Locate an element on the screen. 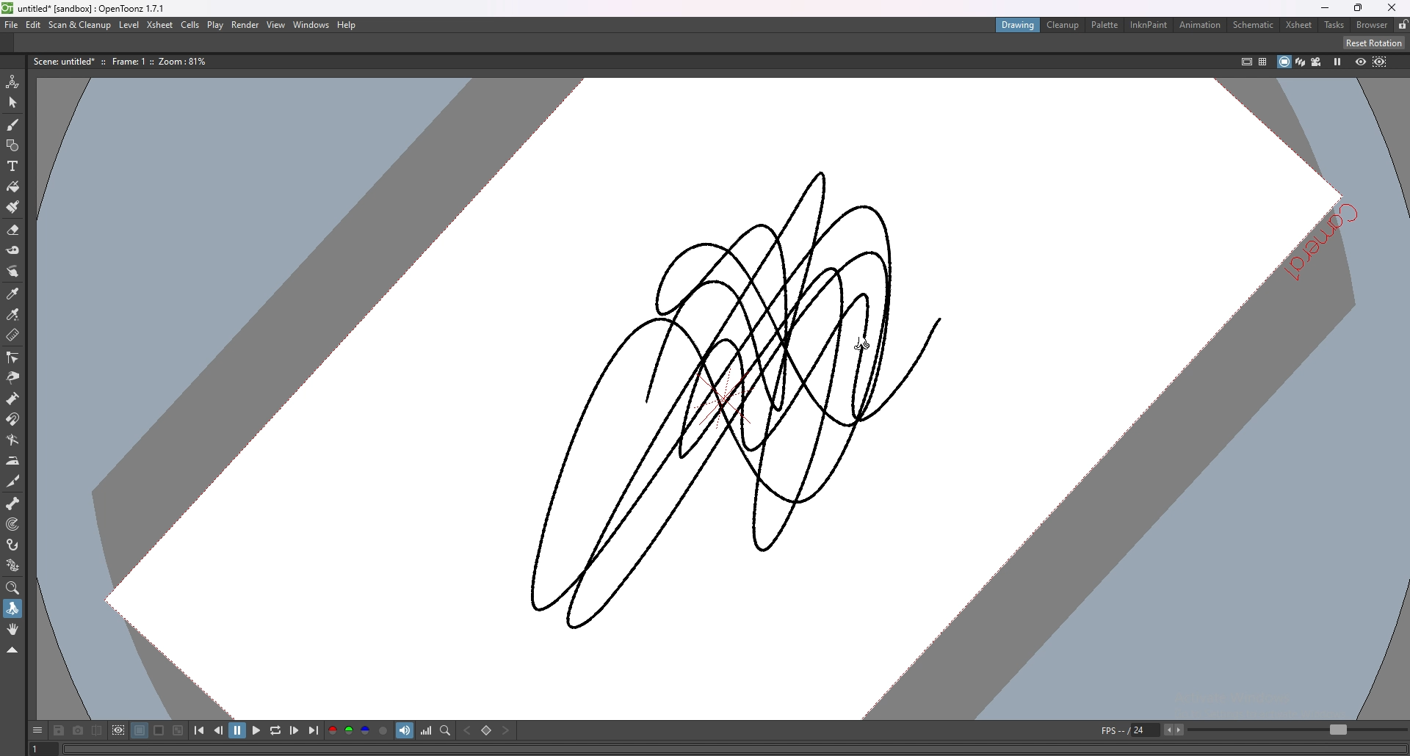 Image resolution: width=1410 pixels, height=756 pixels. target is located at coordinates (11, 524).